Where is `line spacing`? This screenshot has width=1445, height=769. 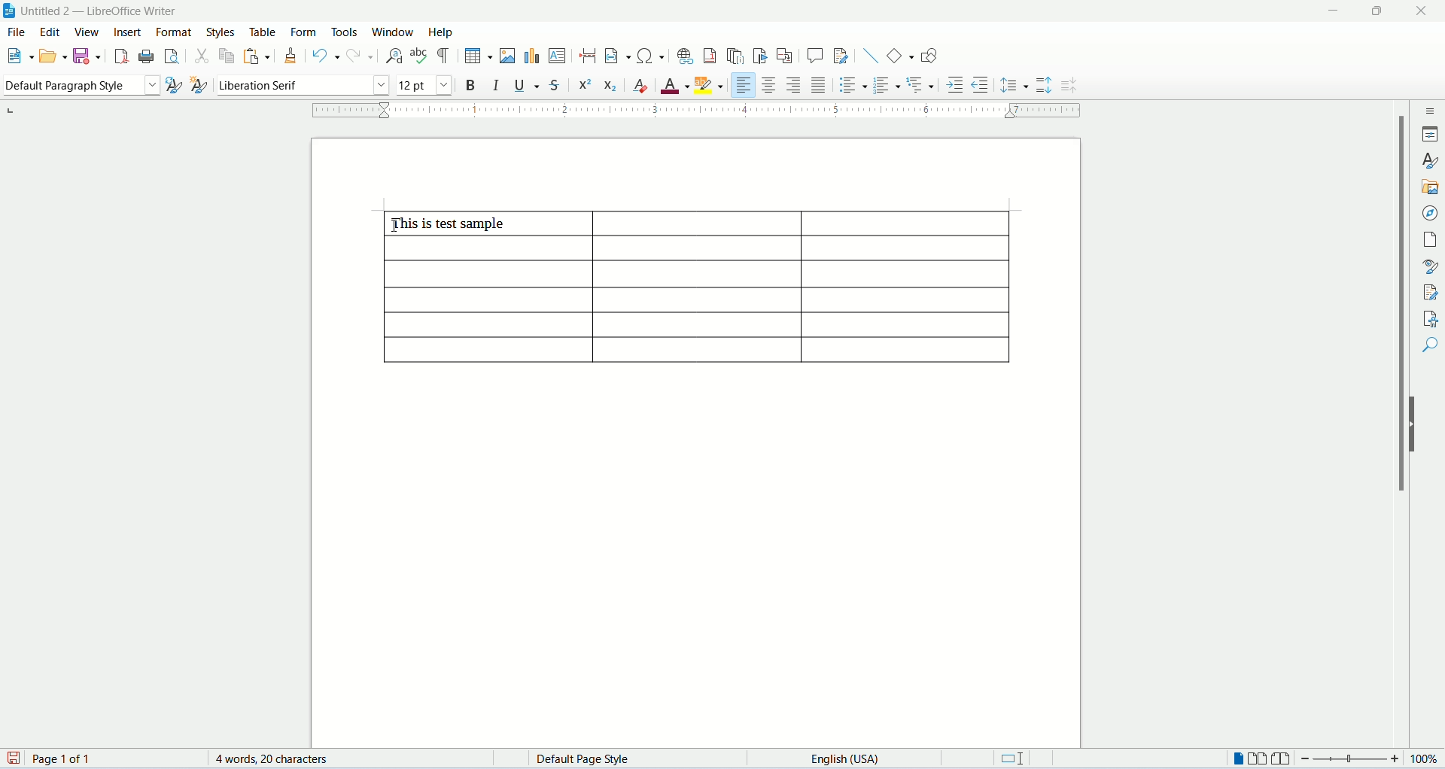
line spacing is located at coordinates (1015, 85).